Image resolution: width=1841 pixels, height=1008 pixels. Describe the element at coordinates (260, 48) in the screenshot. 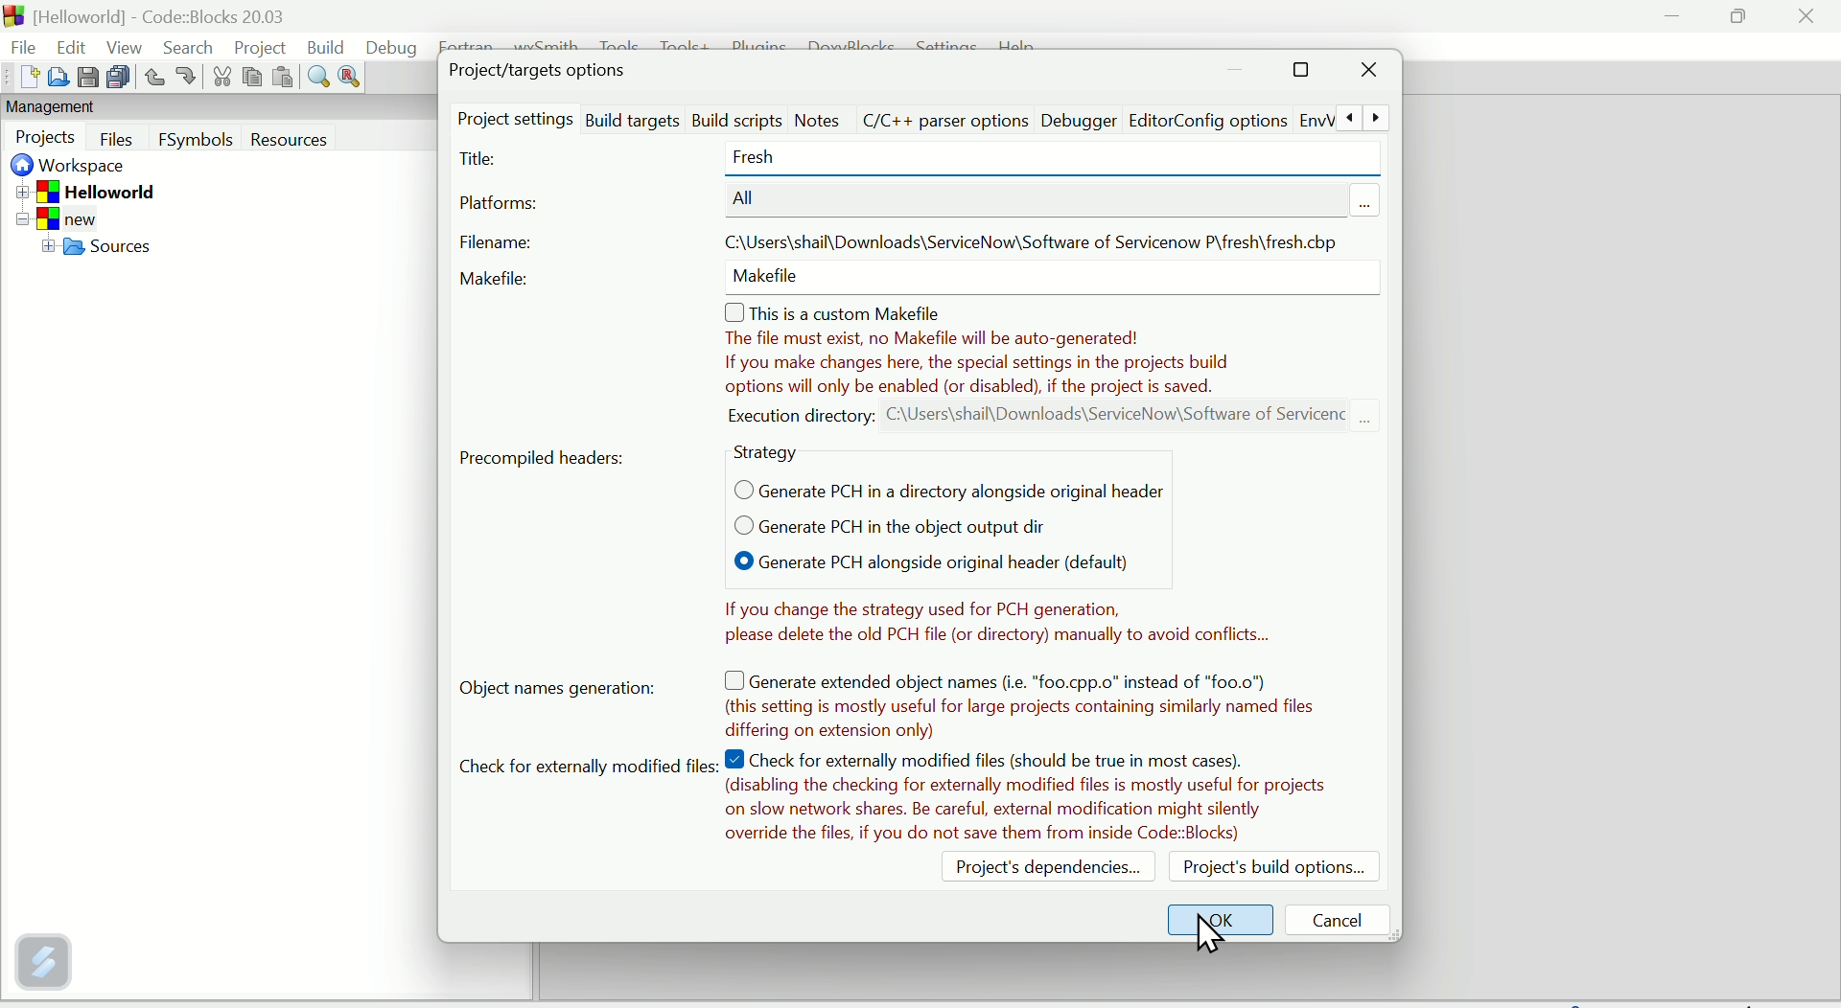

I see `Project` at that location.